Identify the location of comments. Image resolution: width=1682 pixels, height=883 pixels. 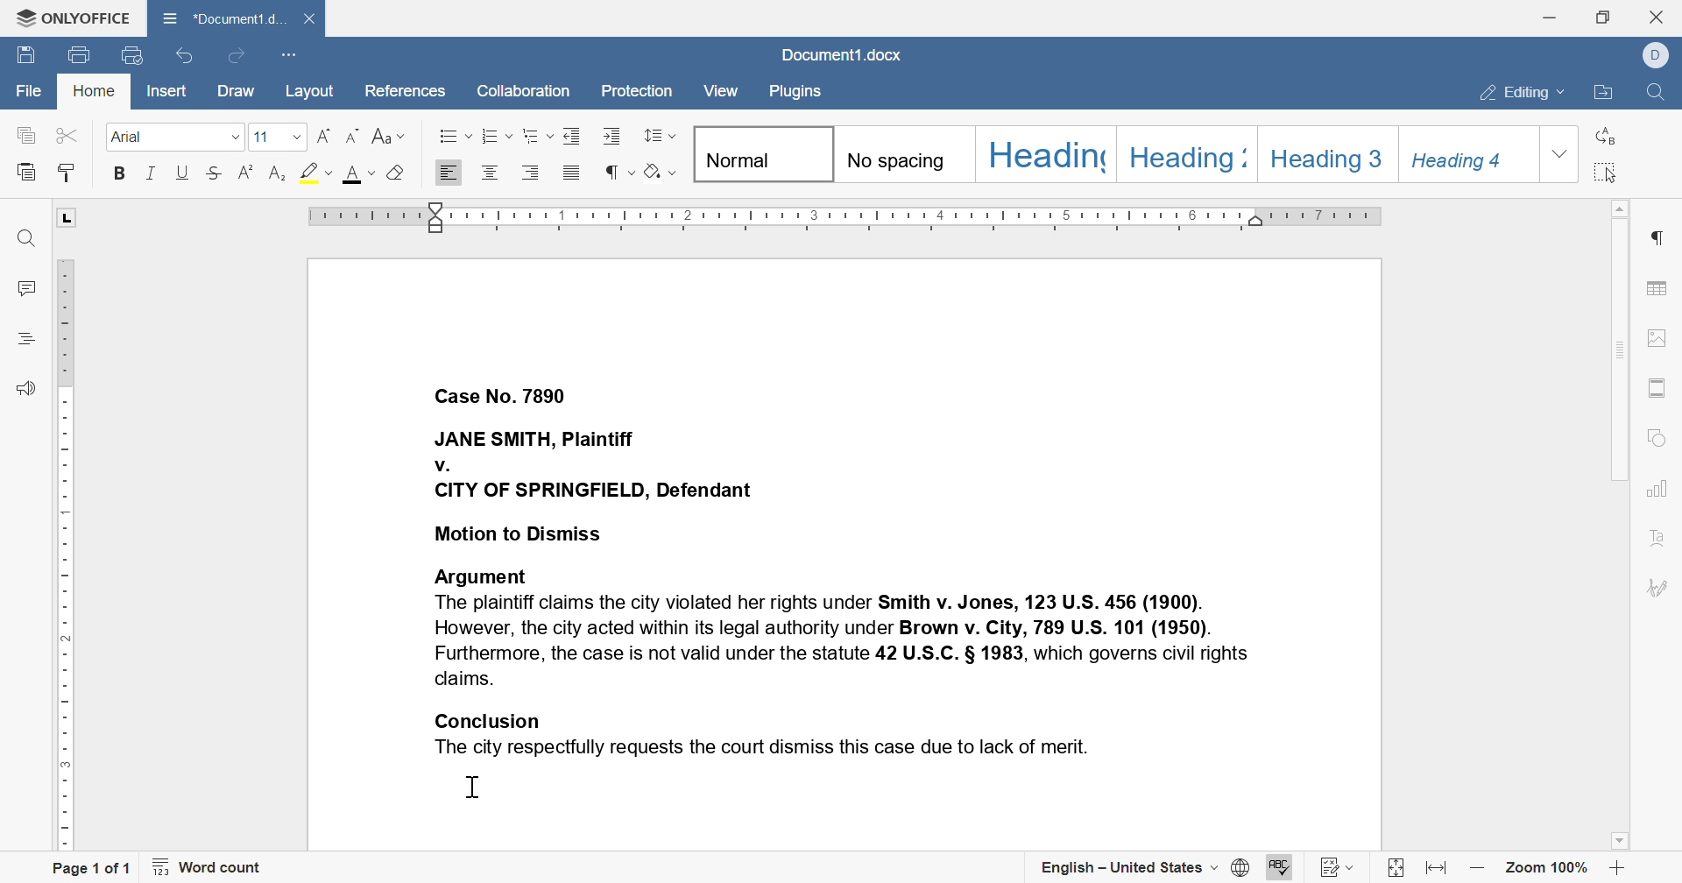
(25, 288).